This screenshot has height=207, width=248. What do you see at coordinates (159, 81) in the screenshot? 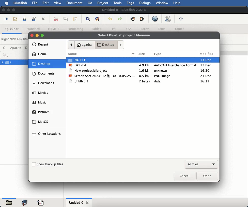
I see `data` at bounding box center [159, 81].